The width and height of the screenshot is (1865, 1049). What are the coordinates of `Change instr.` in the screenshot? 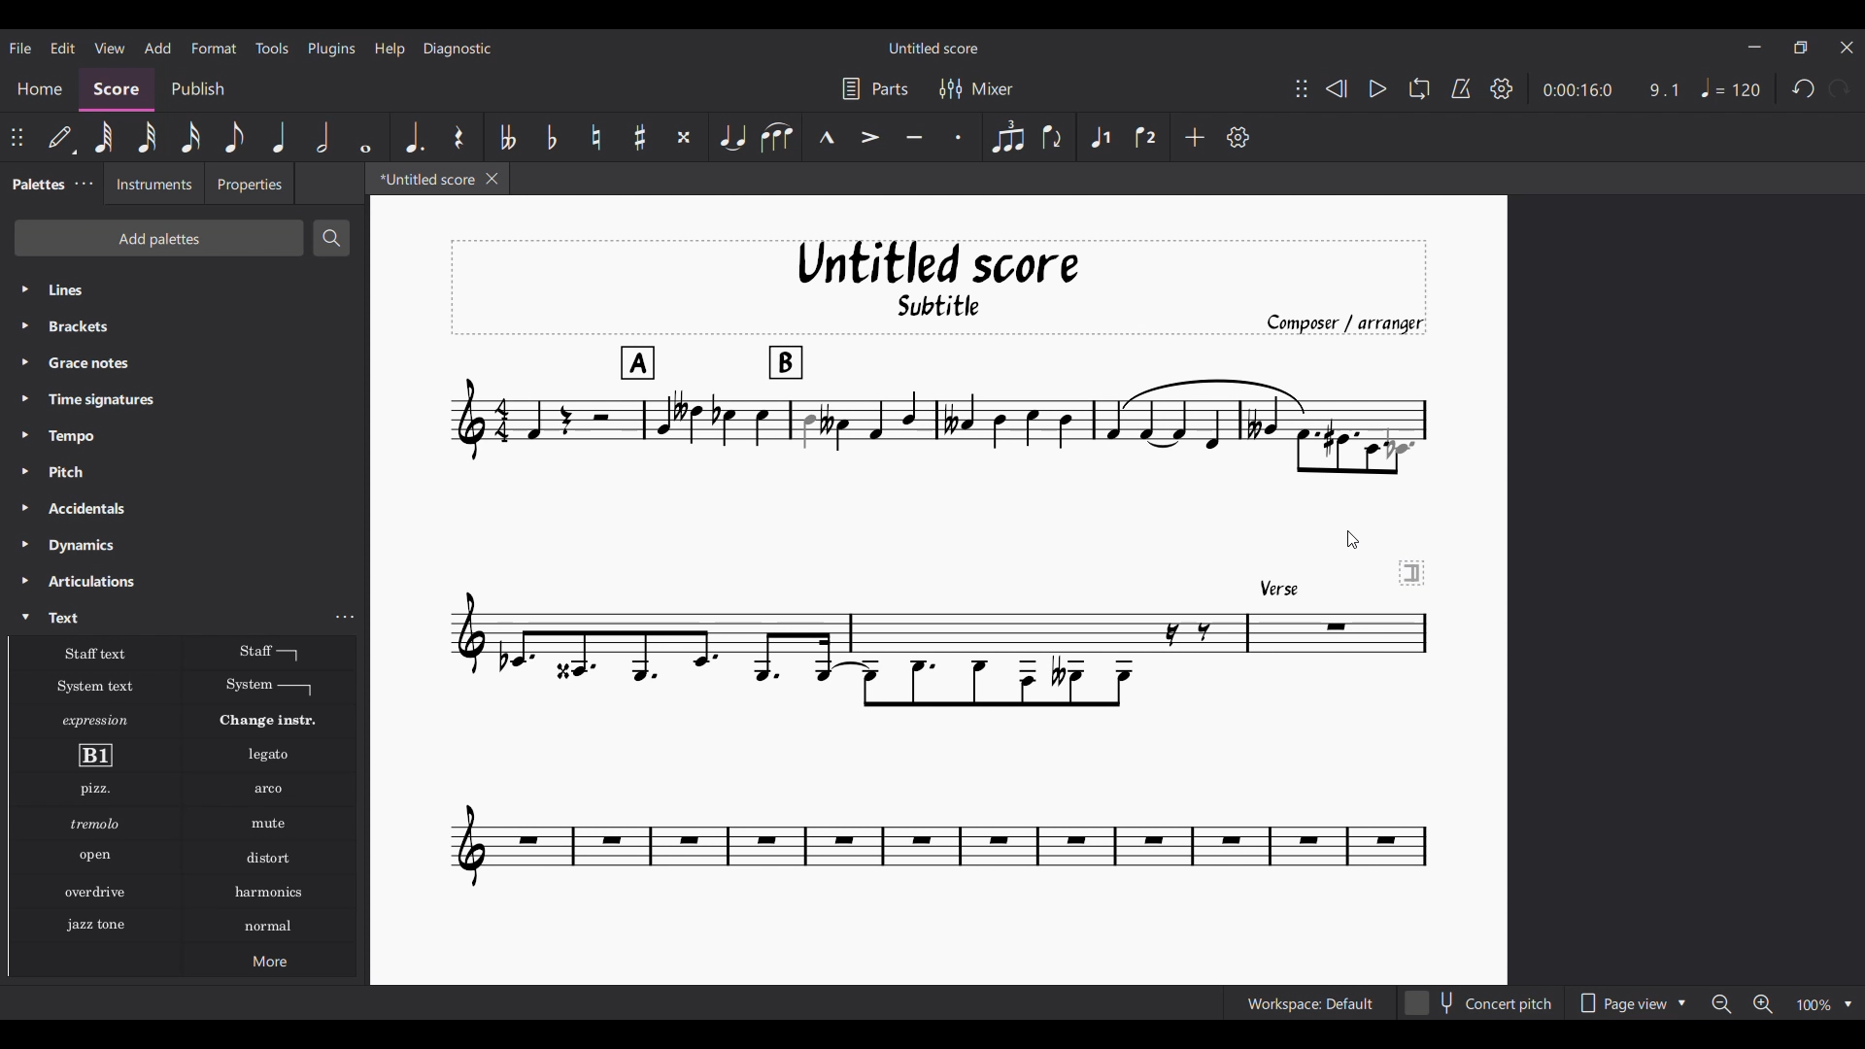 It's located at (268, 721).